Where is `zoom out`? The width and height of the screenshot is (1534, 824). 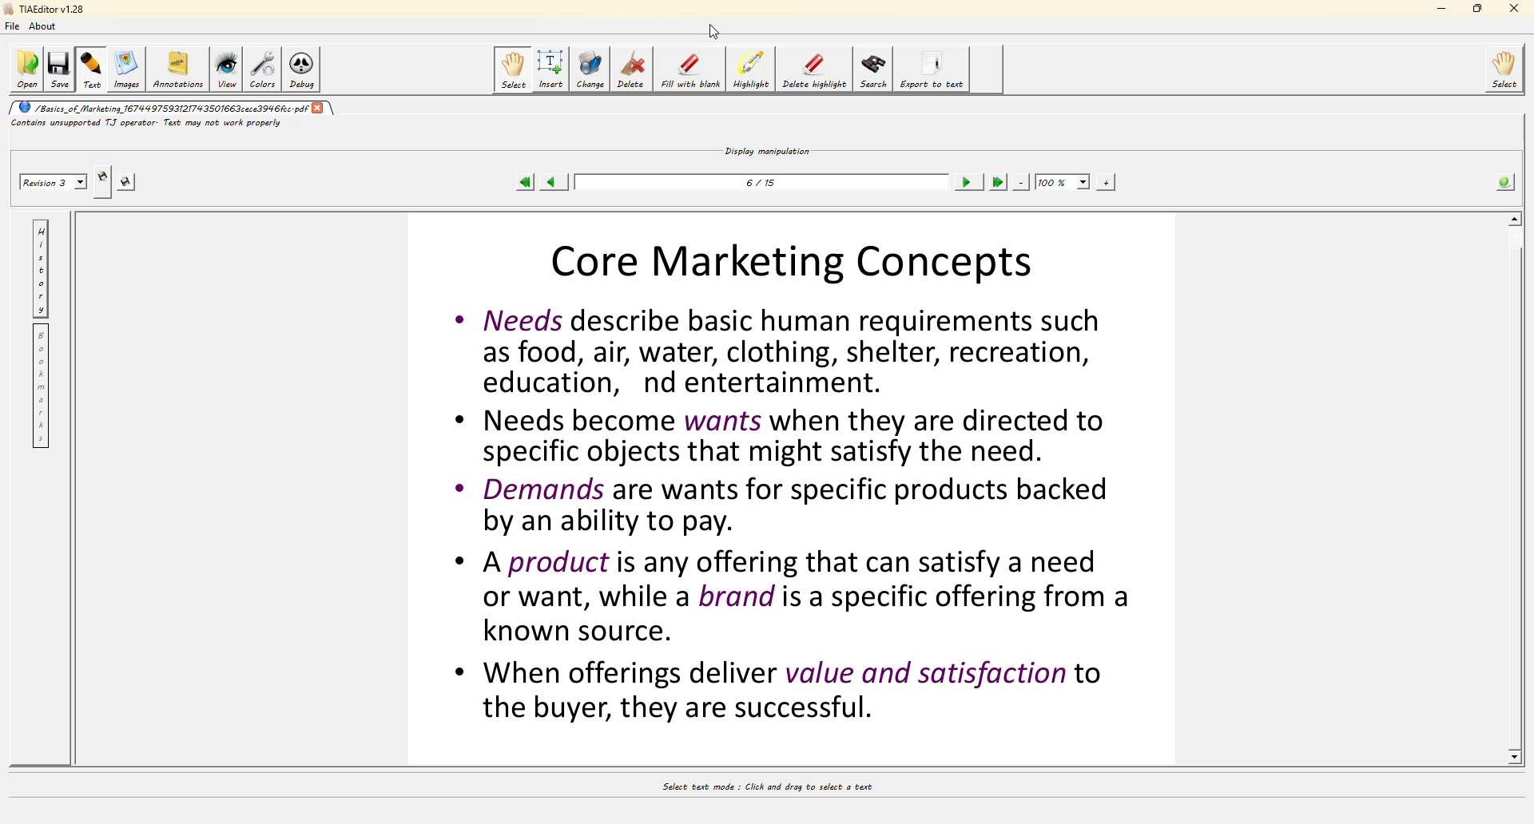
zoom out is located at coordinates (1022, 182).